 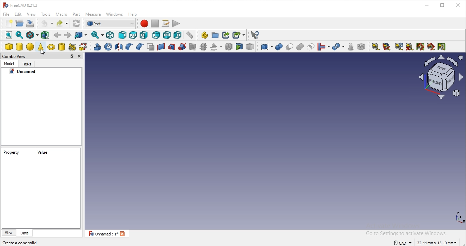 I want to click on split objects, so click(x=337, y=47).